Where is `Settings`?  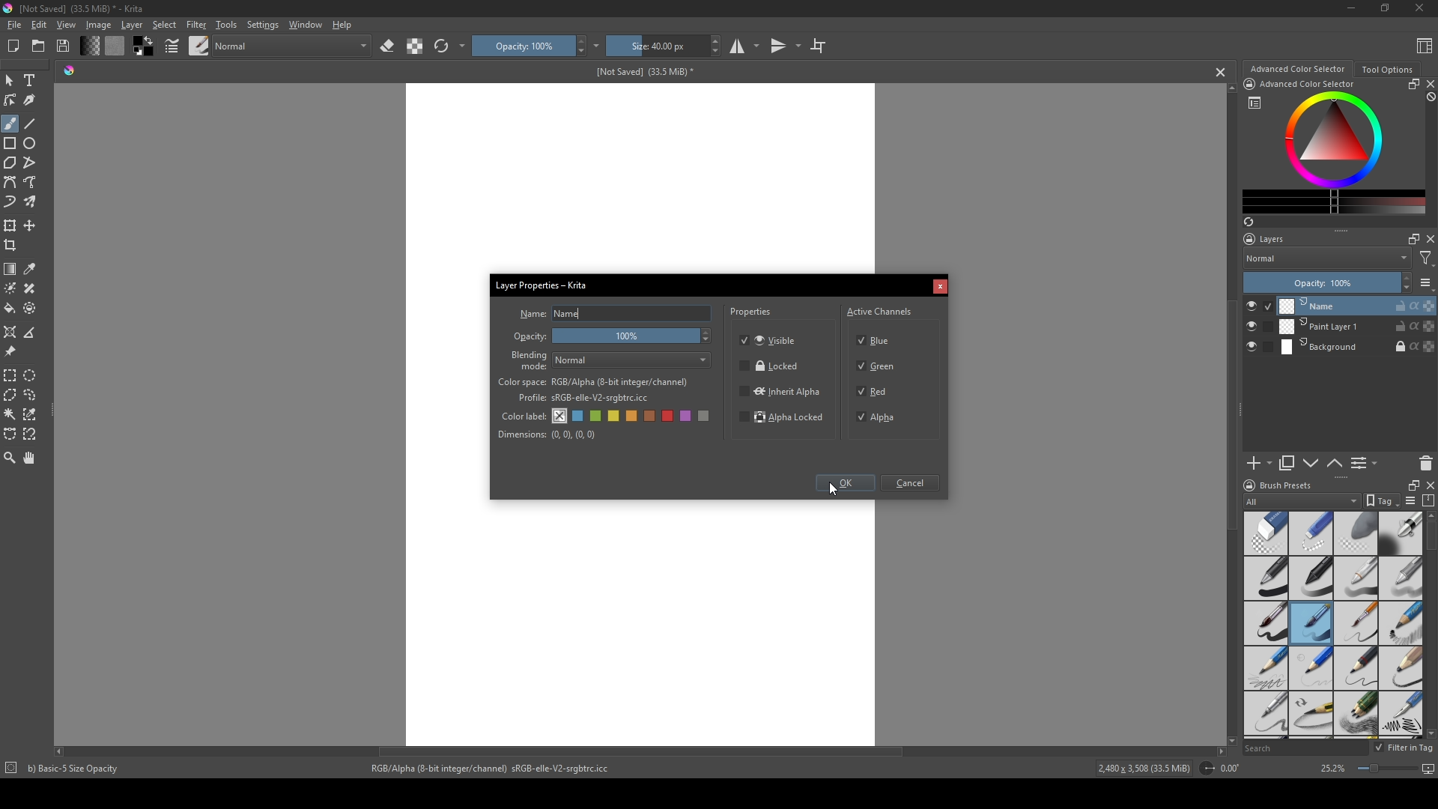 Settings is located at coordinates (262, 25).